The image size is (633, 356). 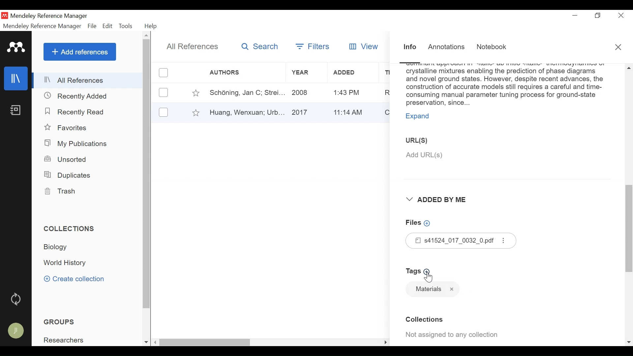 I want to click on Collection, so click(x=58, y=247).